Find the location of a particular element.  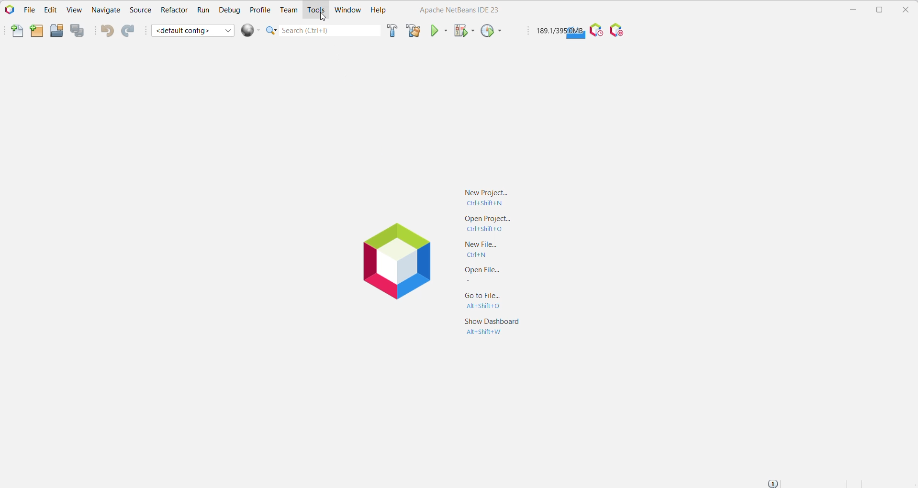

Run is located at coordinates (202, 10).